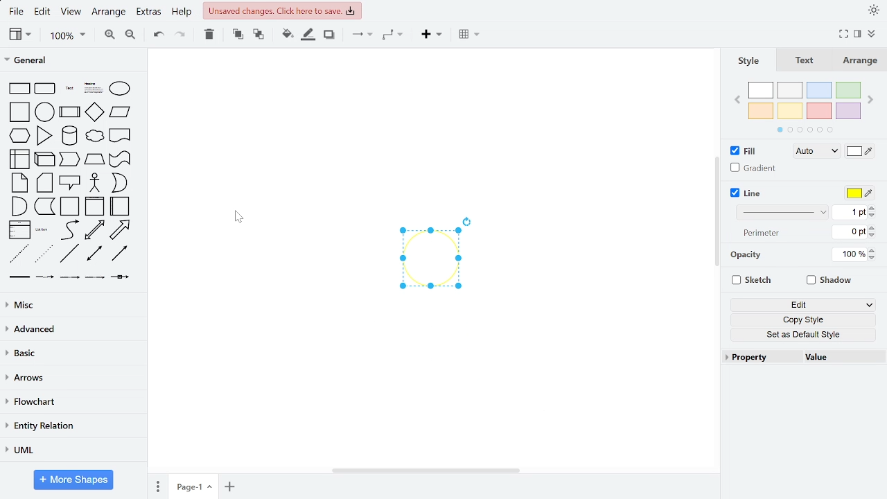 This screenshot has height=499, width=887. What do you see at coordinates (874, 207) in the screenshot?
I see `increase line width` at bounding box center [874, 207].